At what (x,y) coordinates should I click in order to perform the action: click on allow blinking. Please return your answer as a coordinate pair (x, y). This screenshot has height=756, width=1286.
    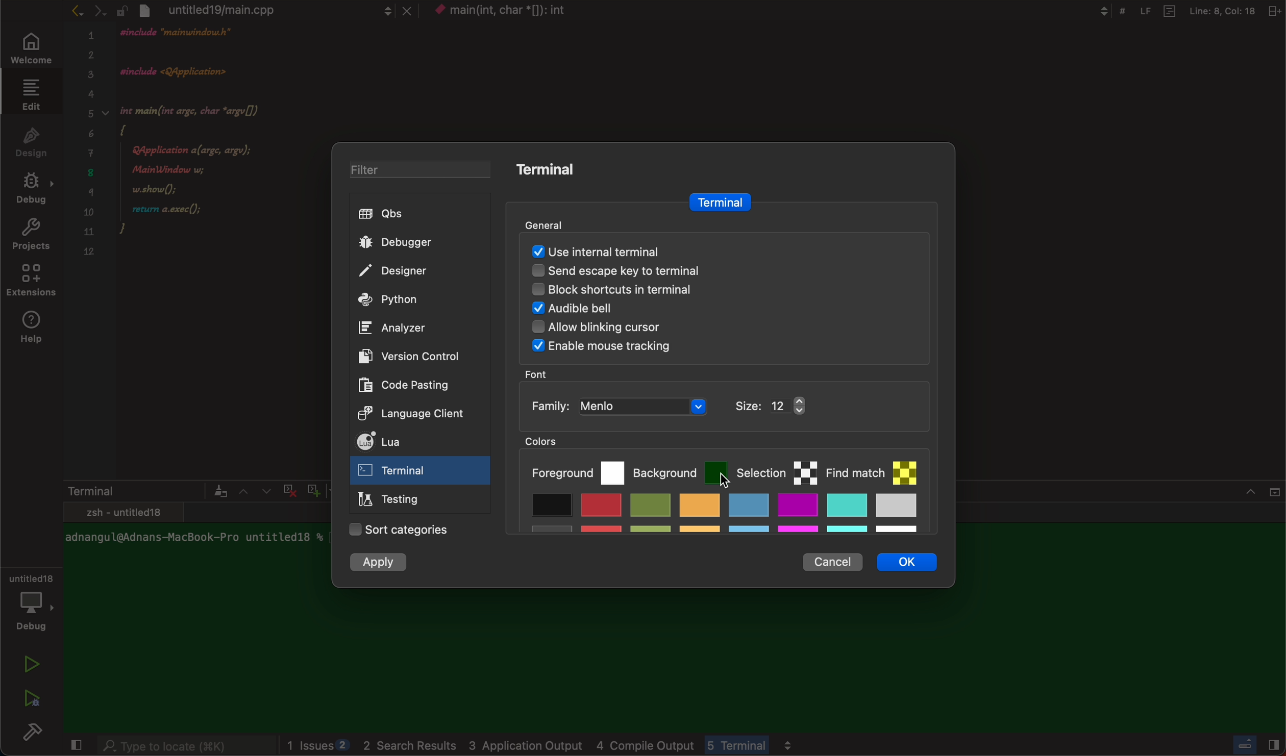
    Looking at the image, I should click on (679, 330).